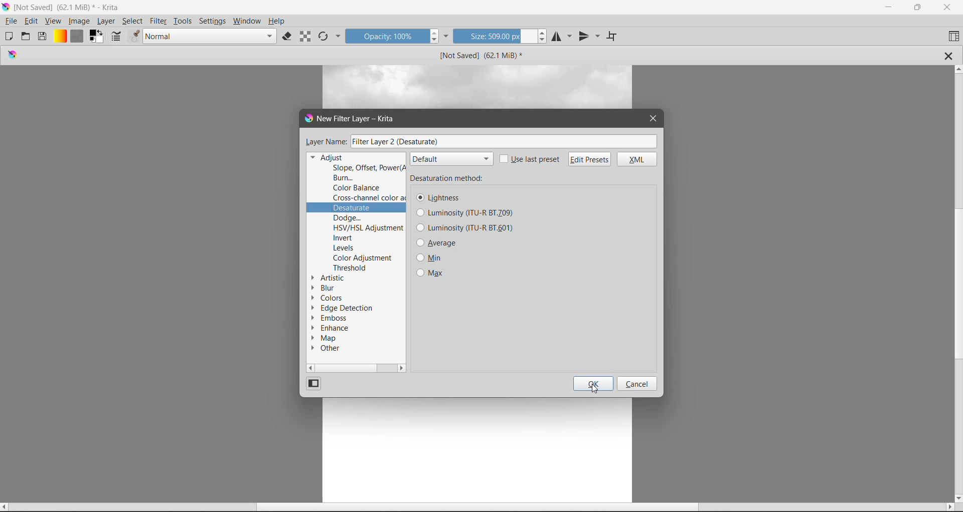  Describe the element at coordinates (53, 21) in the screenshot. I see `View` at that location.